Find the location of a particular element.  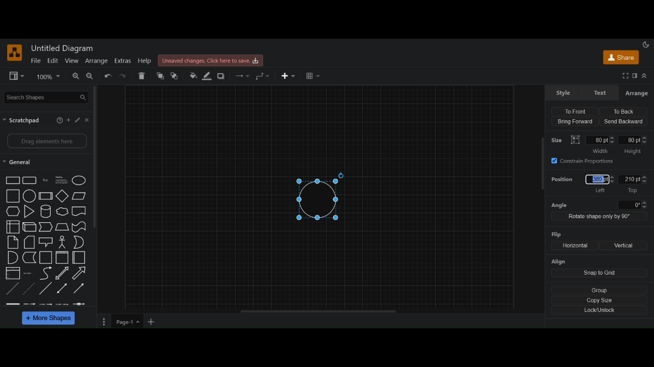

zoom is located at coordinates (49, 76).